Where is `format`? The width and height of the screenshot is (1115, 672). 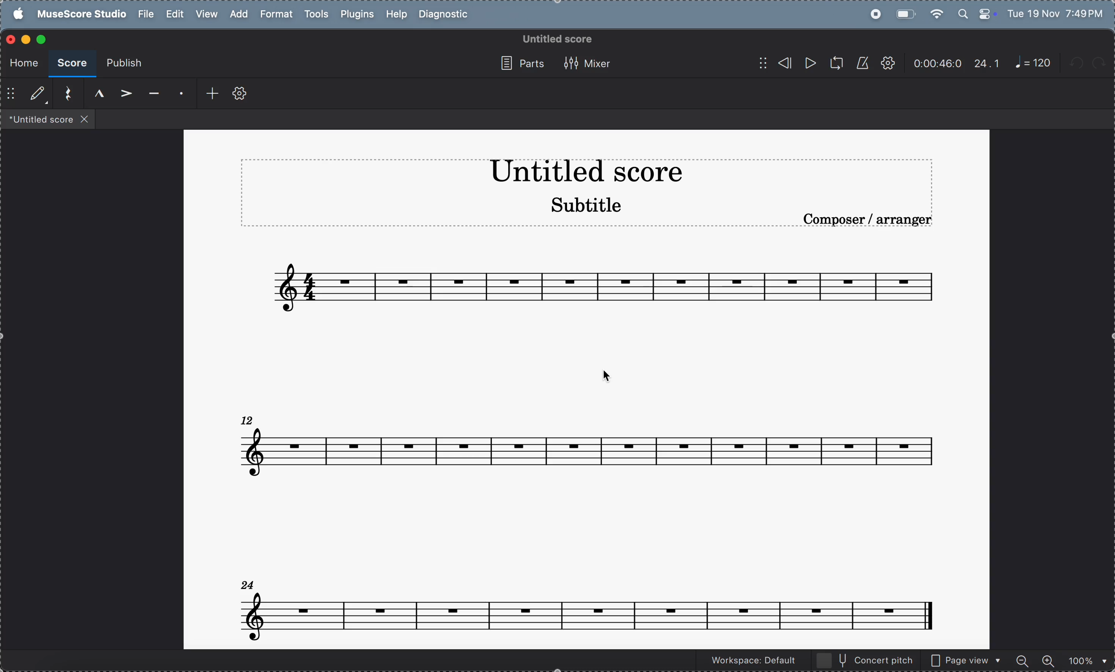 format is located at coordinates (276, 14).